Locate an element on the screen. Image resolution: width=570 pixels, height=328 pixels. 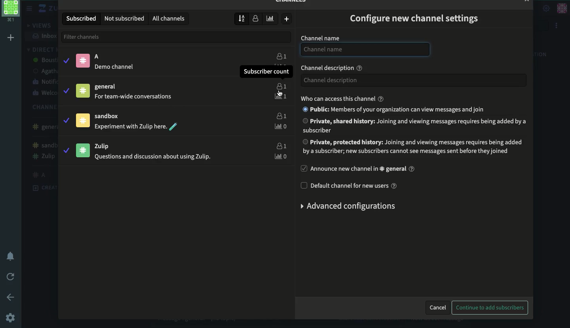
continue to add subscribers is located at coordinates (489, 307).